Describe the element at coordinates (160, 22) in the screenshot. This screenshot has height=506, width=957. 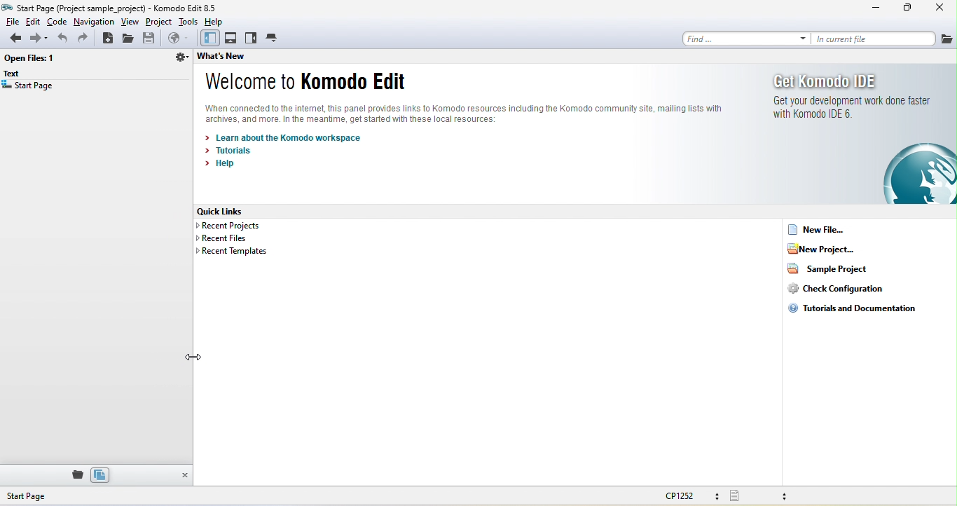
I see `project` at that location.